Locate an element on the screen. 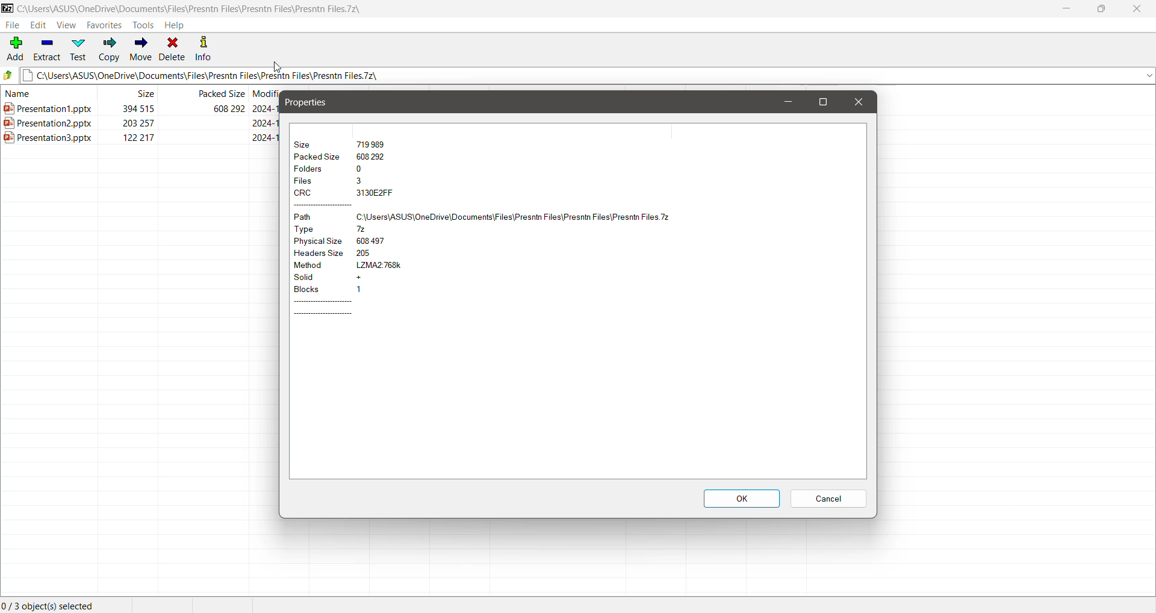 This screenshot has height=613, width=1156. c\Users\ASUS\OneDrive\Documents\Files\Presntn Files\Presntn Files\presntn is located at coordinates (588, 77).